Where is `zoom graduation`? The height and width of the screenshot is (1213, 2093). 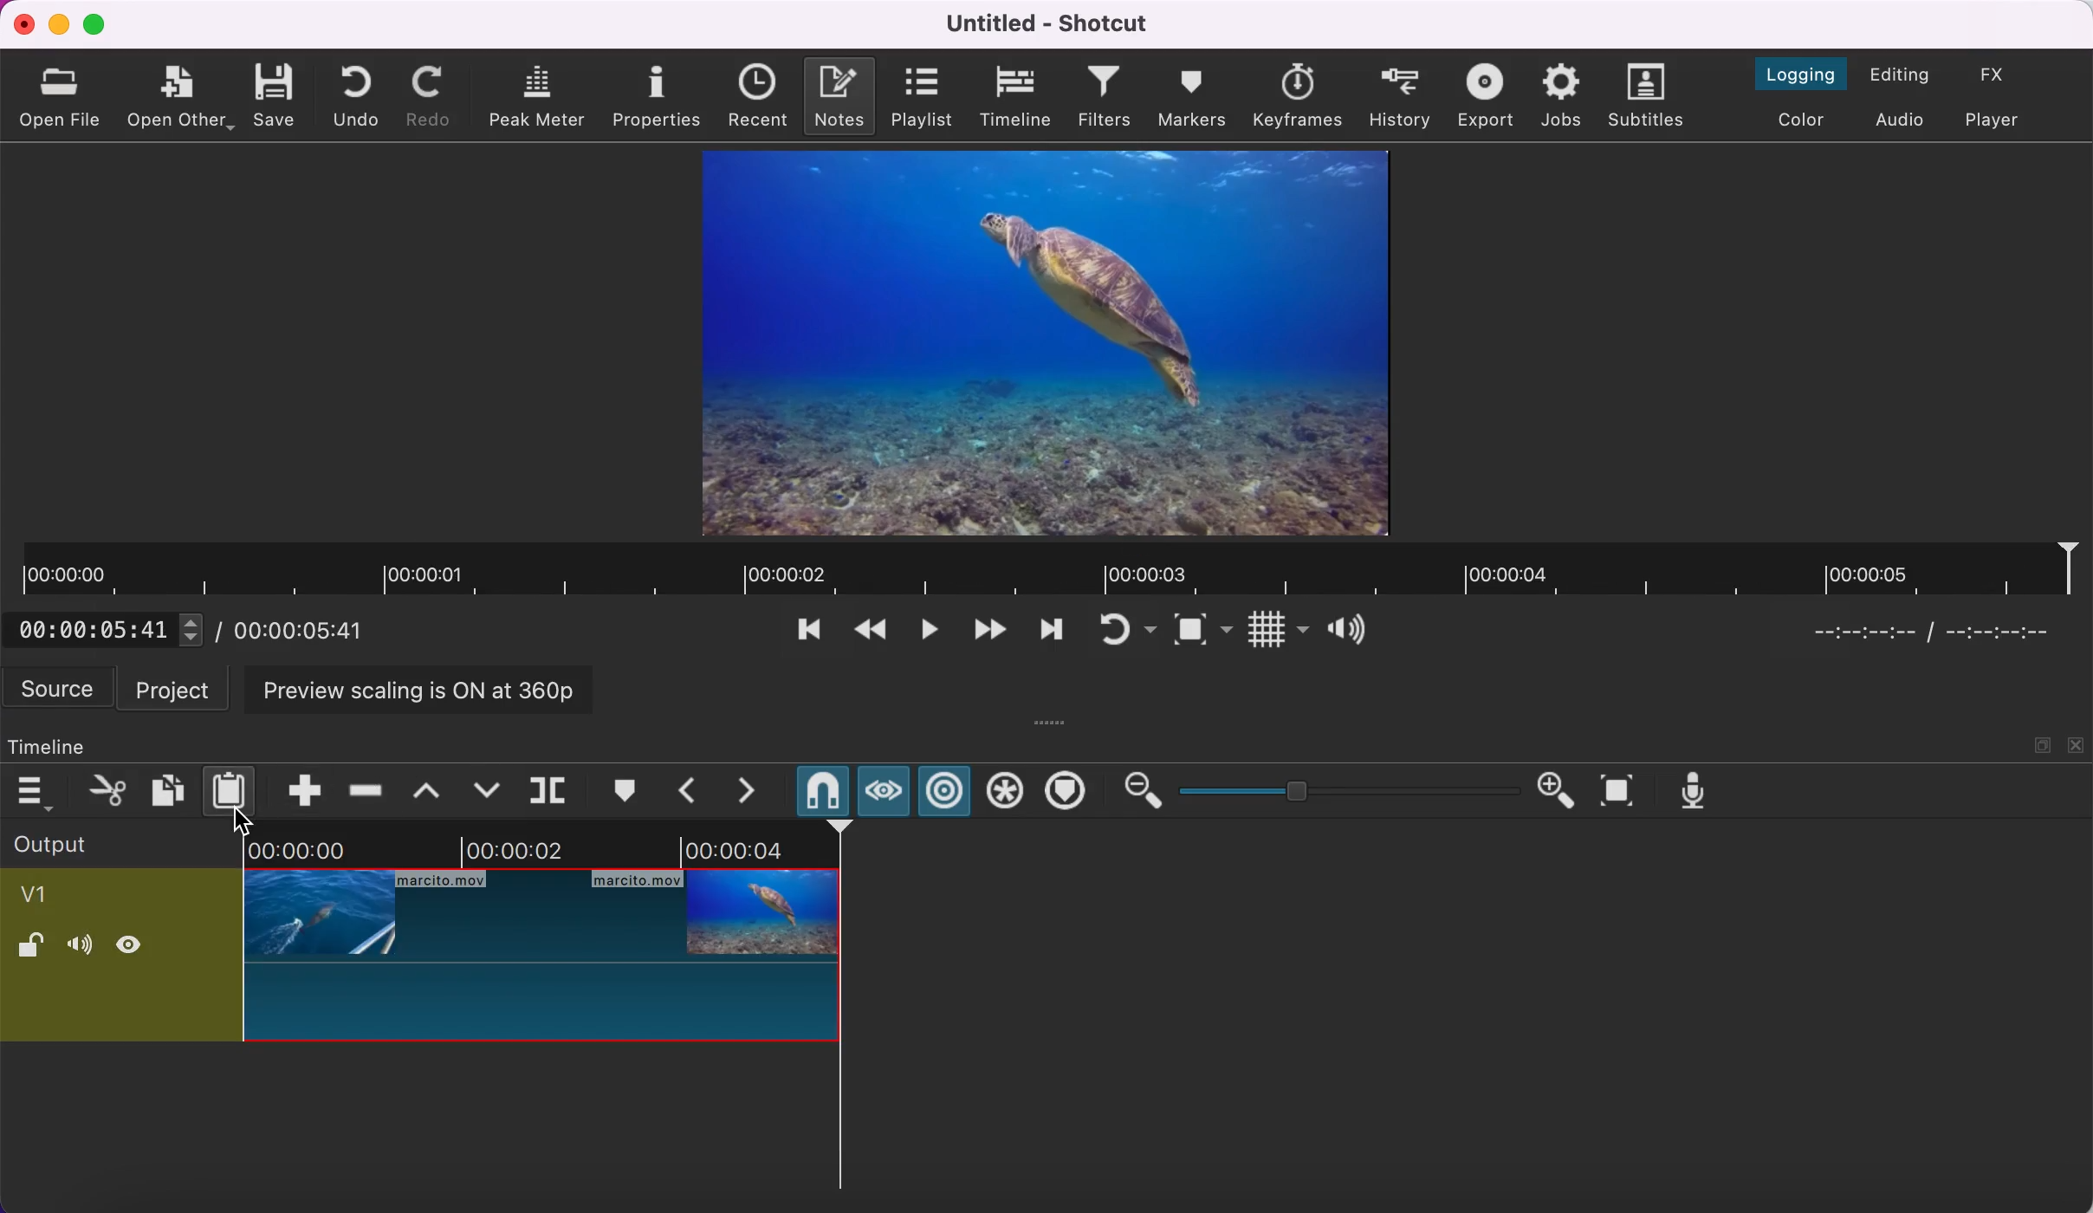
zoom graduation is located at coordinates (1347, 790).